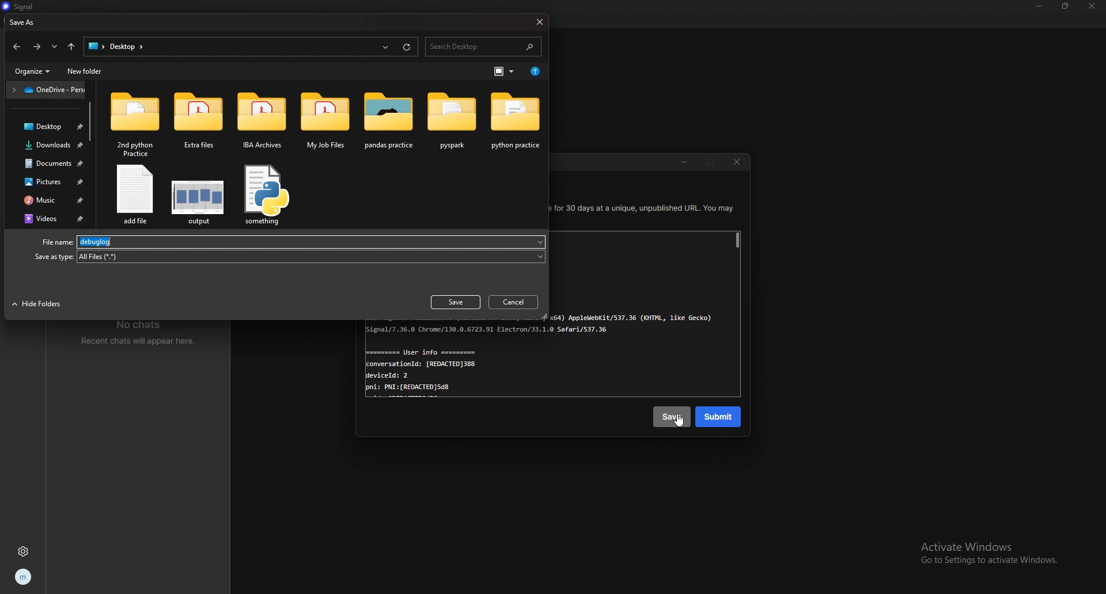  I want to click on folder, so click(327, 121).